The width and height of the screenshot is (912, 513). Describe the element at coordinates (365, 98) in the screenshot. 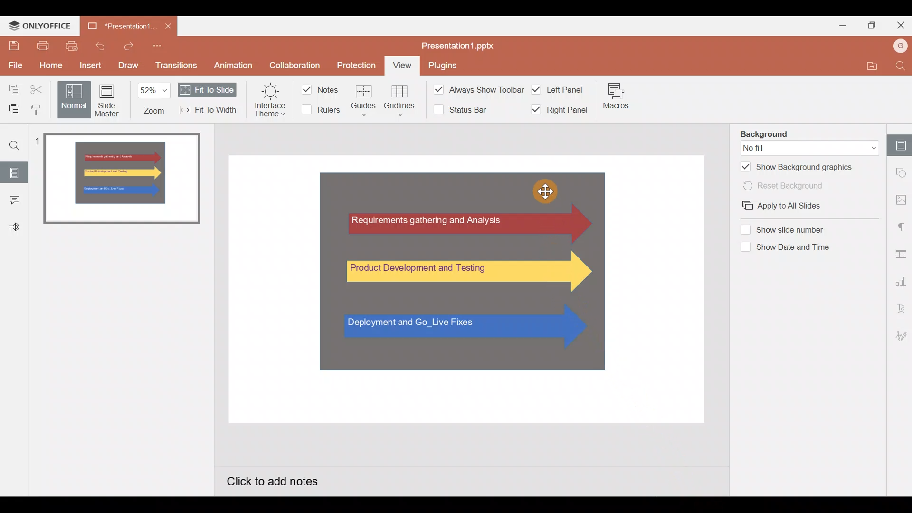

I see `Guides` at that location.